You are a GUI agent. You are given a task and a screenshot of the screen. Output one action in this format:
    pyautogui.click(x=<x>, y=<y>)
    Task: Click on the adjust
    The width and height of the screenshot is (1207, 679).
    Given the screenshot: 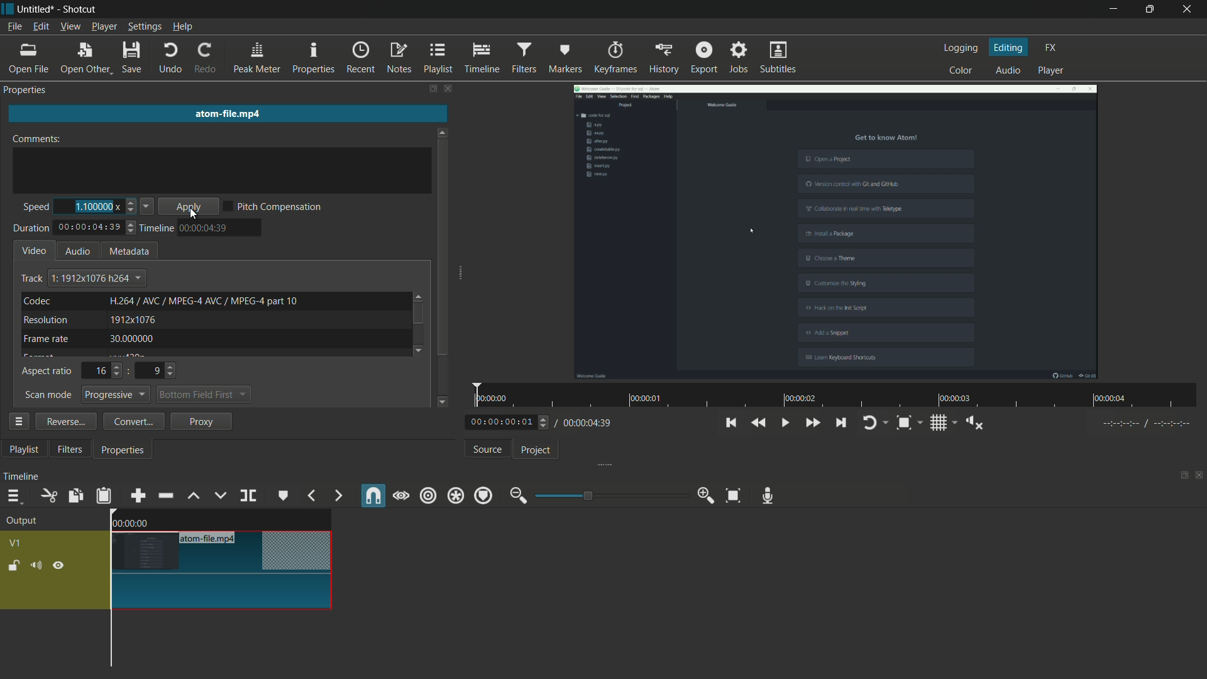 What is the action you would take?
    pyautogui.click(x=130, y=207)
    